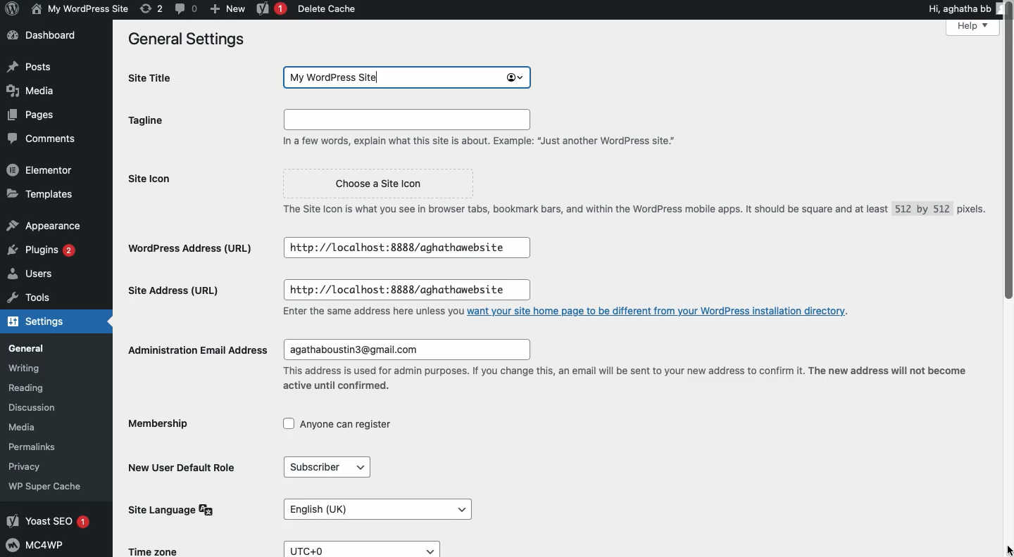 The image size is (1014, 557). What do you see at coordinates (273, 8) in the screenshot?
I see `Yoast` at bounding box center [273, 8].